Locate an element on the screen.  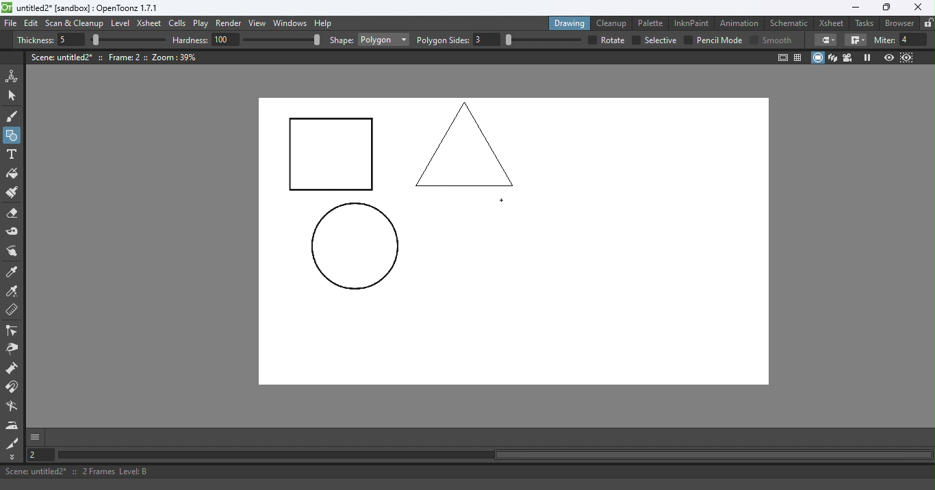
Edit is located at coordinates (33, 23).